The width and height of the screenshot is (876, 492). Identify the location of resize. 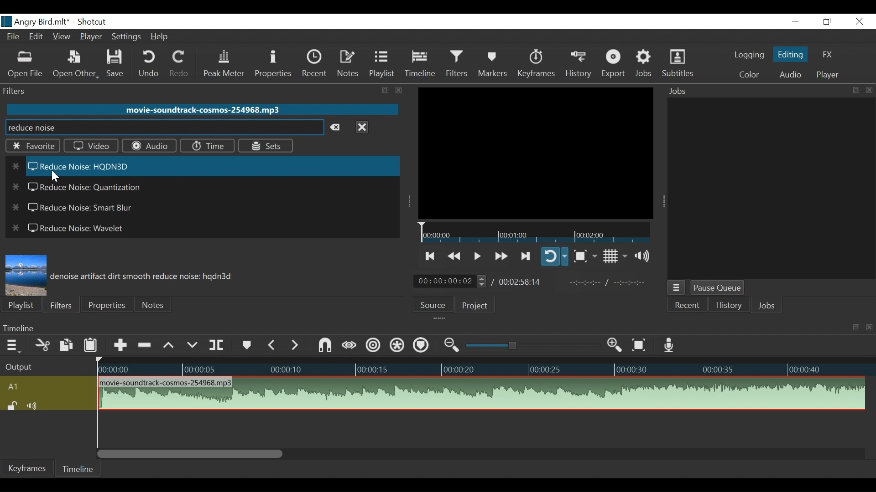
(855, 90).